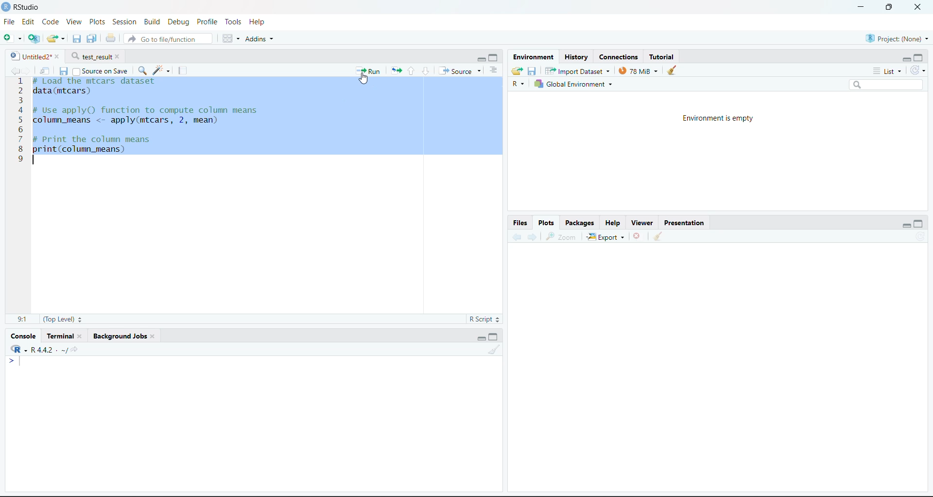 The height and width of the screenshot is (497, 933). What do you see at coordinates (480, 58) in the screenshot?
I see `Minimize` at bounding box center [480, 58].